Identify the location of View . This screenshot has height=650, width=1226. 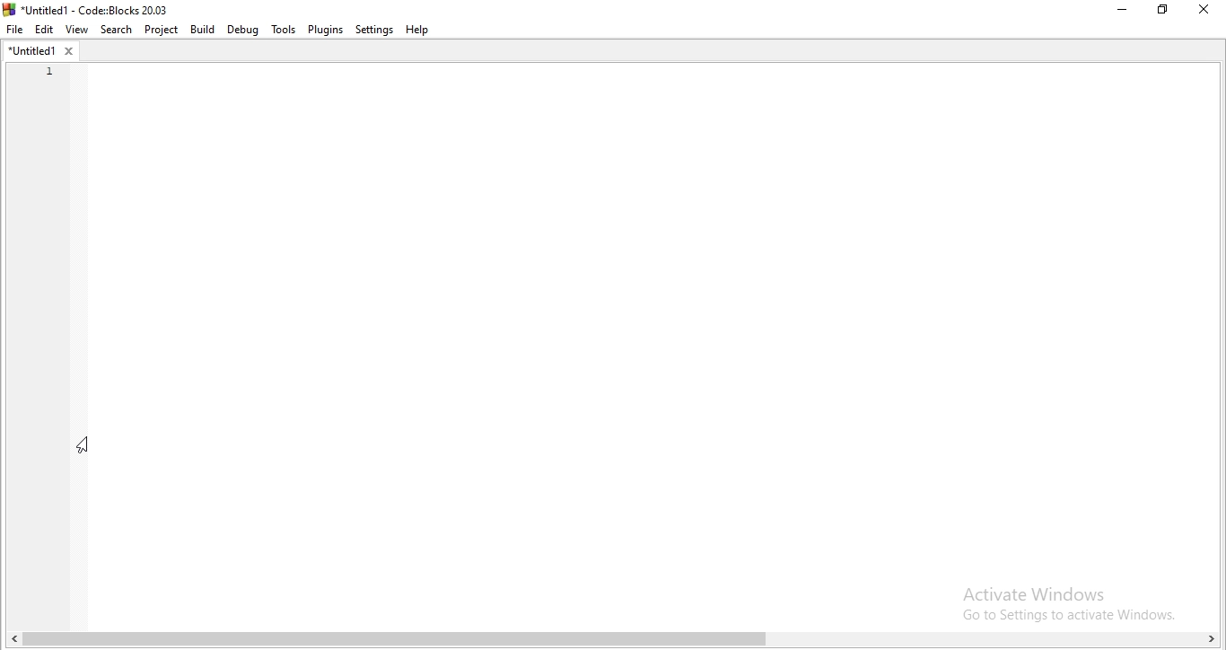
(74, 30).